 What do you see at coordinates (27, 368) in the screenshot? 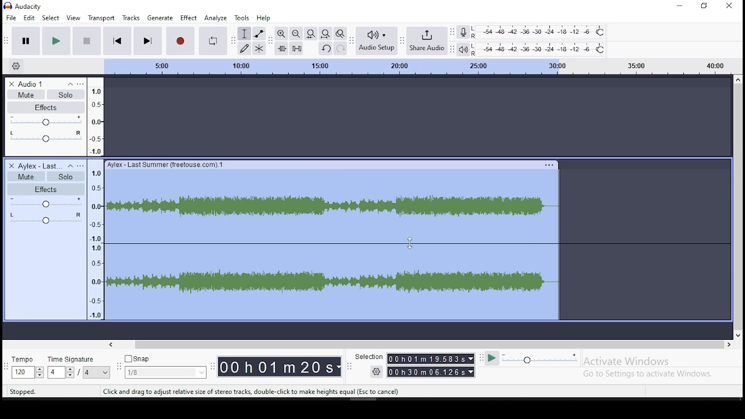
I see `tempo` at bounding box center [27, 368].